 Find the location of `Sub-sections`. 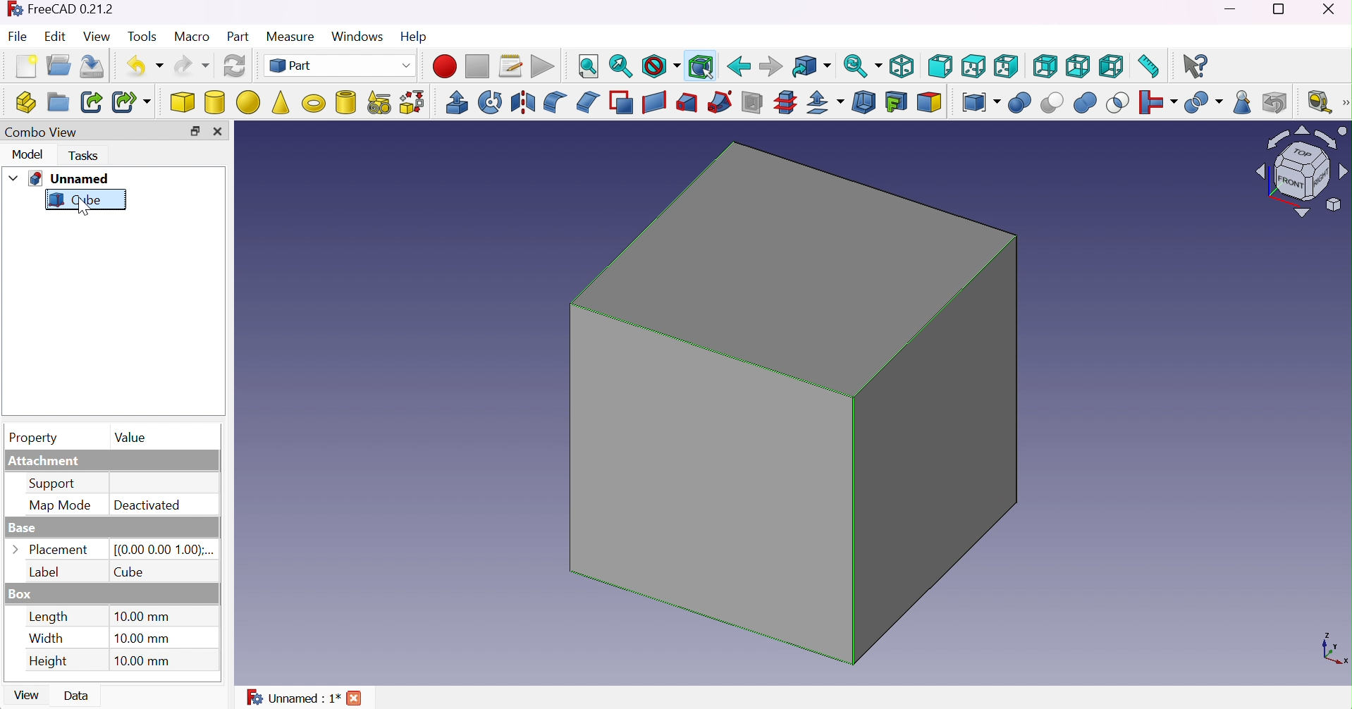

Sub-sections is located at coordinates (785, 104).